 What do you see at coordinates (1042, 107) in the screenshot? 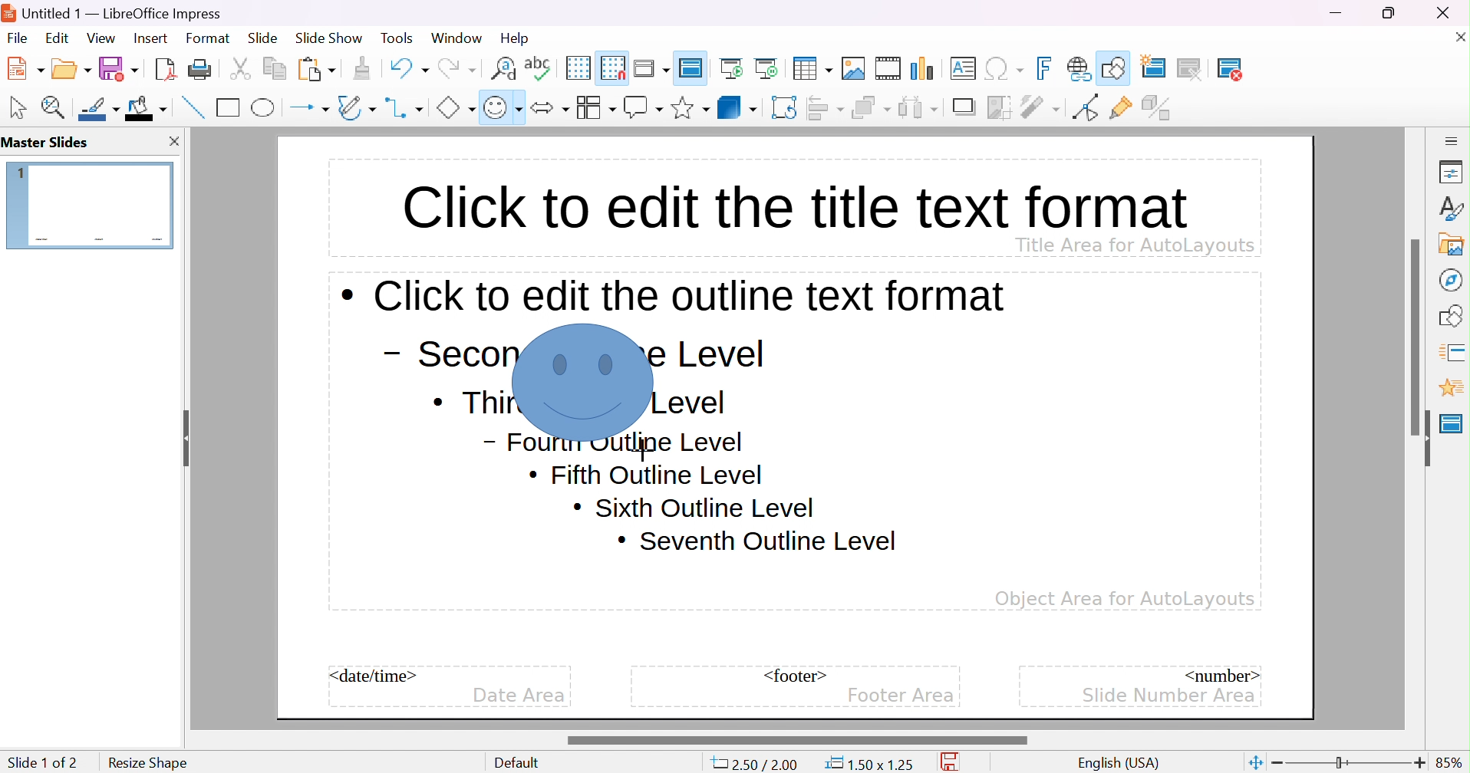
I see `filter` at bounding box center [1042, 107].